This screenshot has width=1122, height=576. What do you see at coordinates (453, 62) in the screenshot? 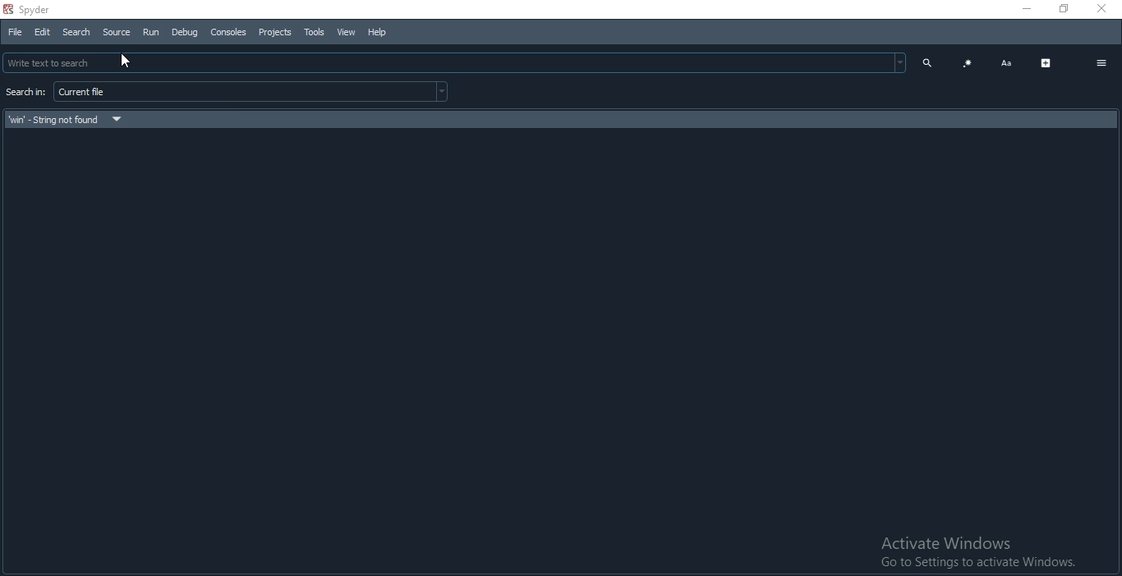
I see `search` at bounding box center [453, 62].